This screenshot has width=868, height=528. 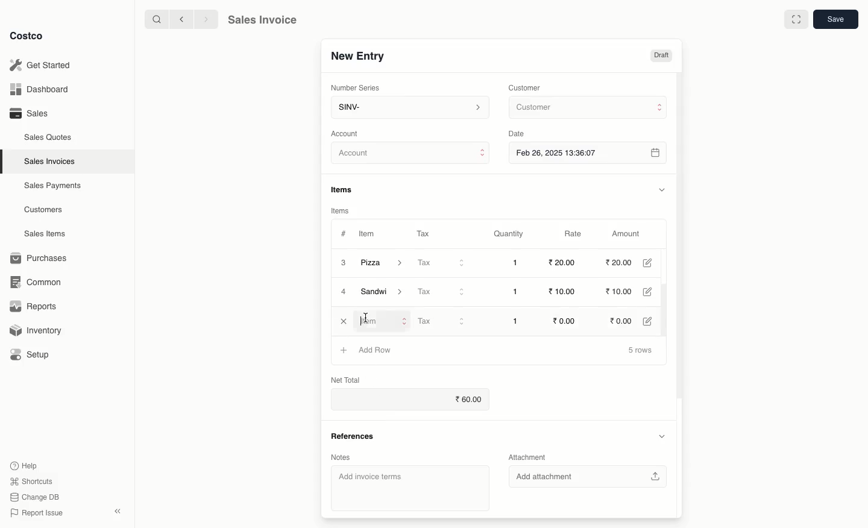 I want to click on Common, so click(x=41, y=282).